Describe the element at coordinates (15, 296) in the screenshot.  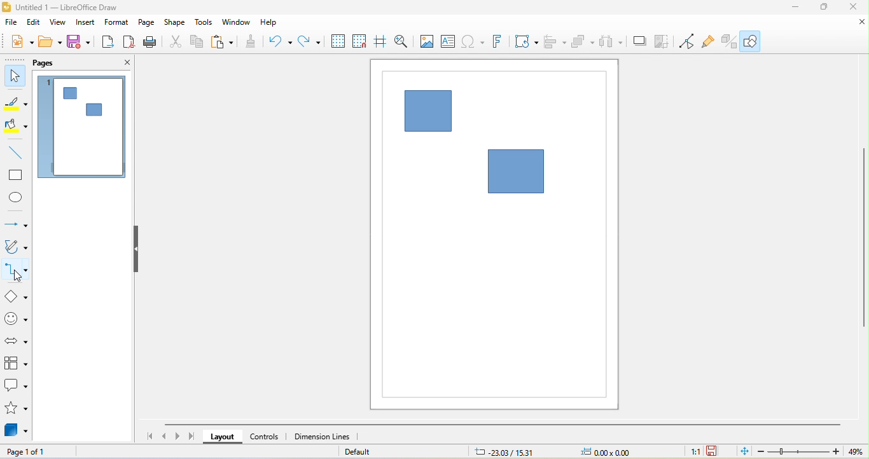
I see `basic shapes` at that location.